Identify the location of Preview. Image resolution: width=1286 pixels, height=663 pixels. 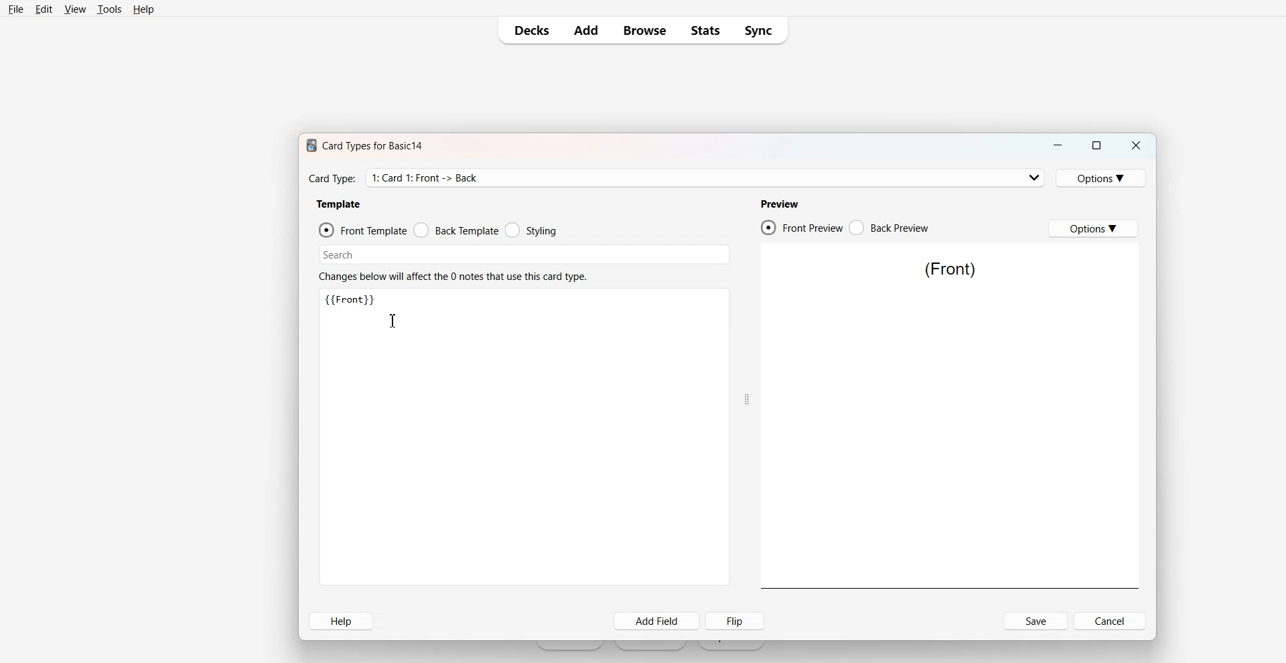
(779, 204).